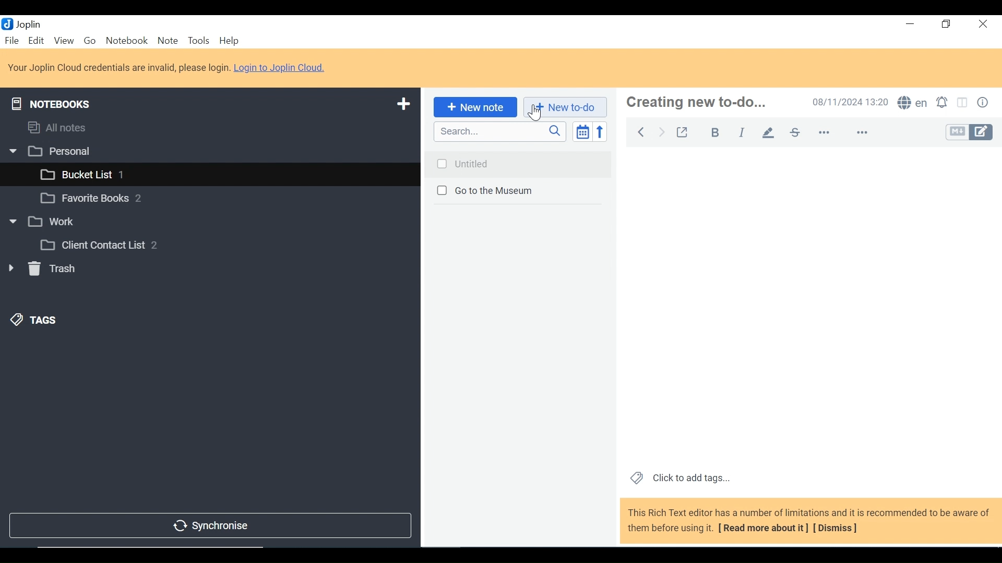 The width and height of the screenshot is (1002, 563). What do you see at coordinates (209, 127) in the screenshot?
I see `Notebooks and Tags Display` at bounding box center [209, 127].